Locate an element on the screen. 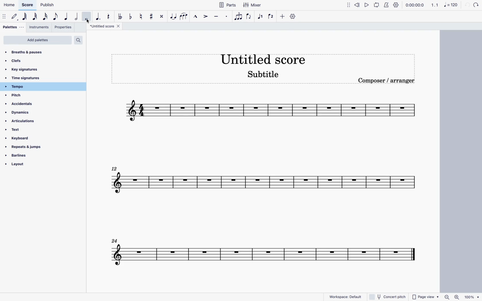 The image size is (482, 301). 64th note is located at coordinates (23, 16).